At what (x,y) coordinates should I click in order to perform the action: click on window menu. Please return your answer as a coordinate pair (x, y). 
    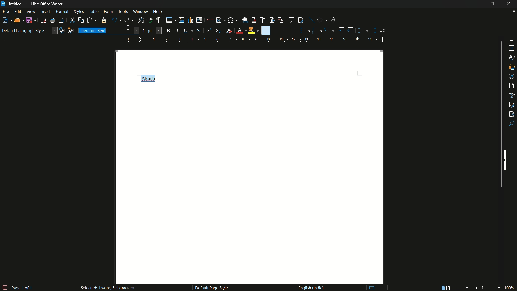
    Looking at the image, I should click on (141, 11).